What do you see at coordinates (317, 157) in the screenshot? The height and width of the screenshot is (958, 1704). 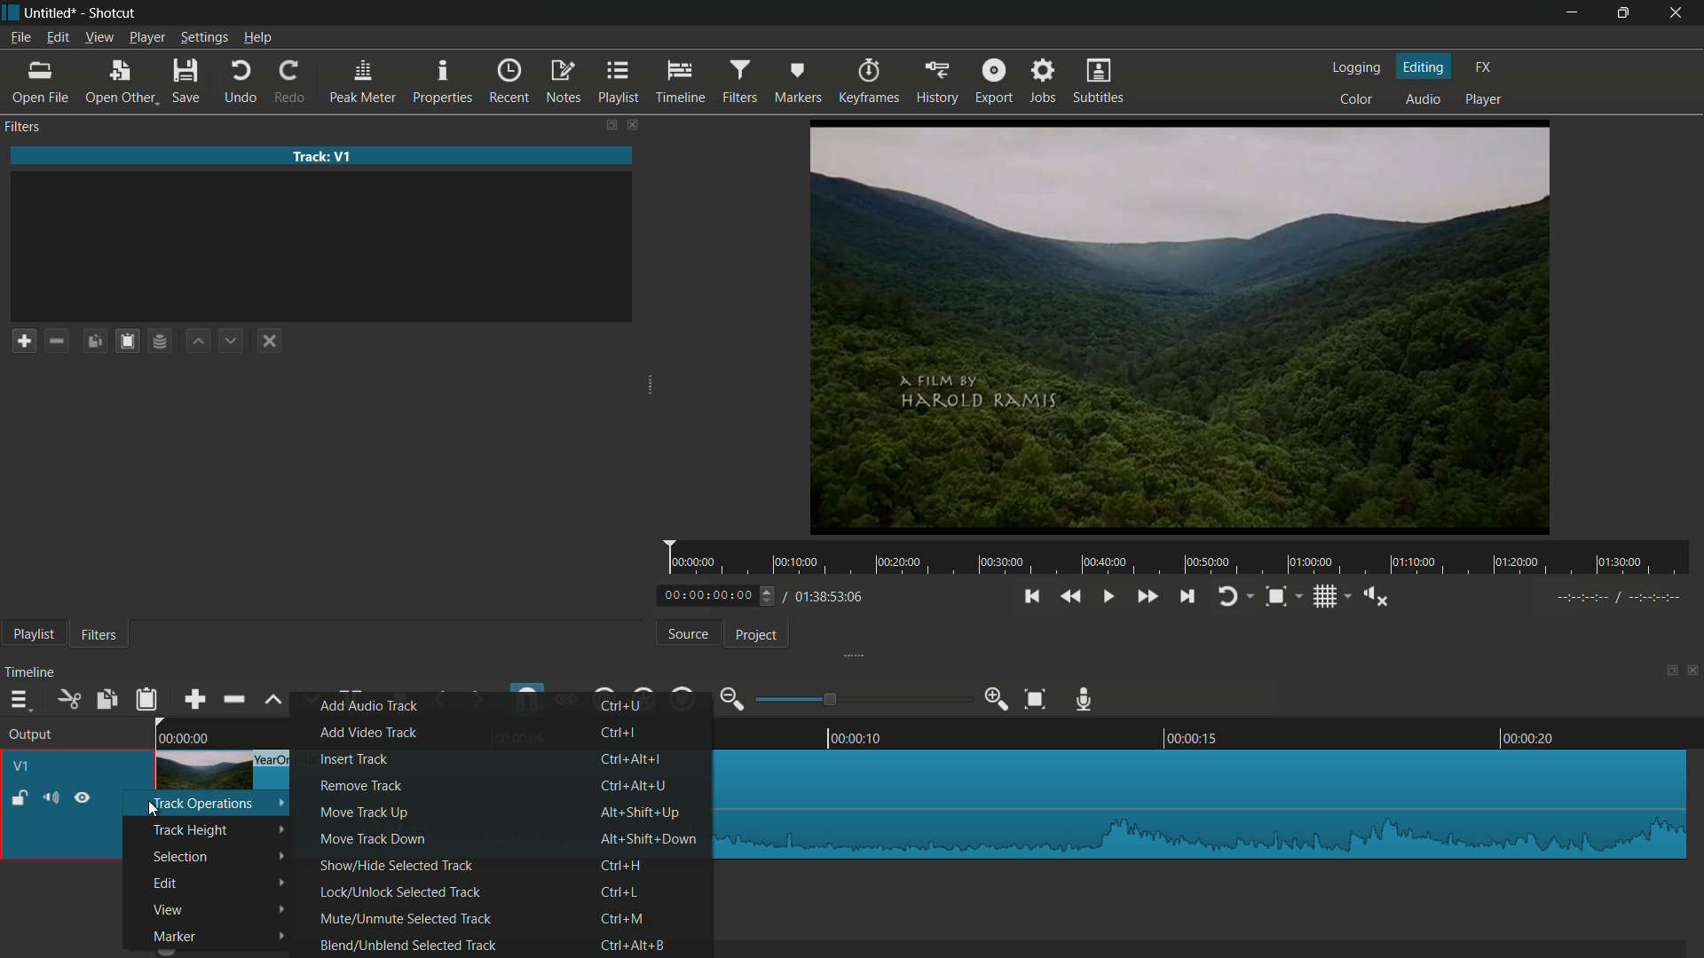 I see `imported file name` at bounding box center [317, 157].